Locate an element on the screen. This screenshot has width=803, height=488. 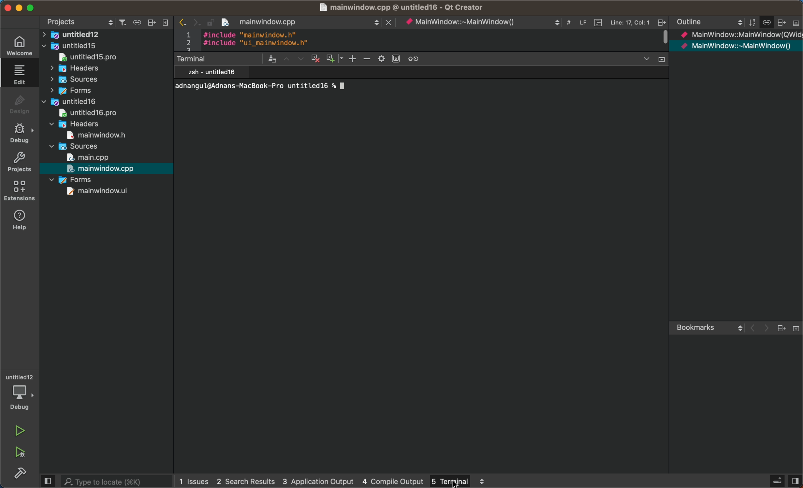
filter is located at coordinates (122, 22).